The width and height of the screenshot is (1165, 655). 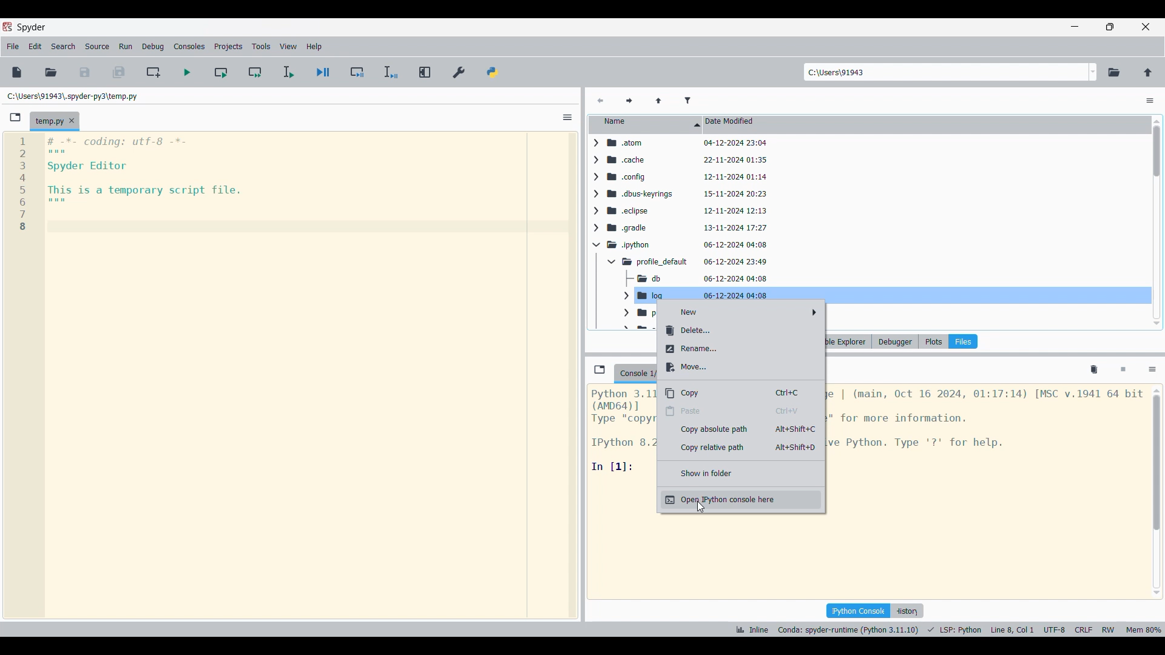 I want to click on Change to parent directory, so click(x=1148, y=73).